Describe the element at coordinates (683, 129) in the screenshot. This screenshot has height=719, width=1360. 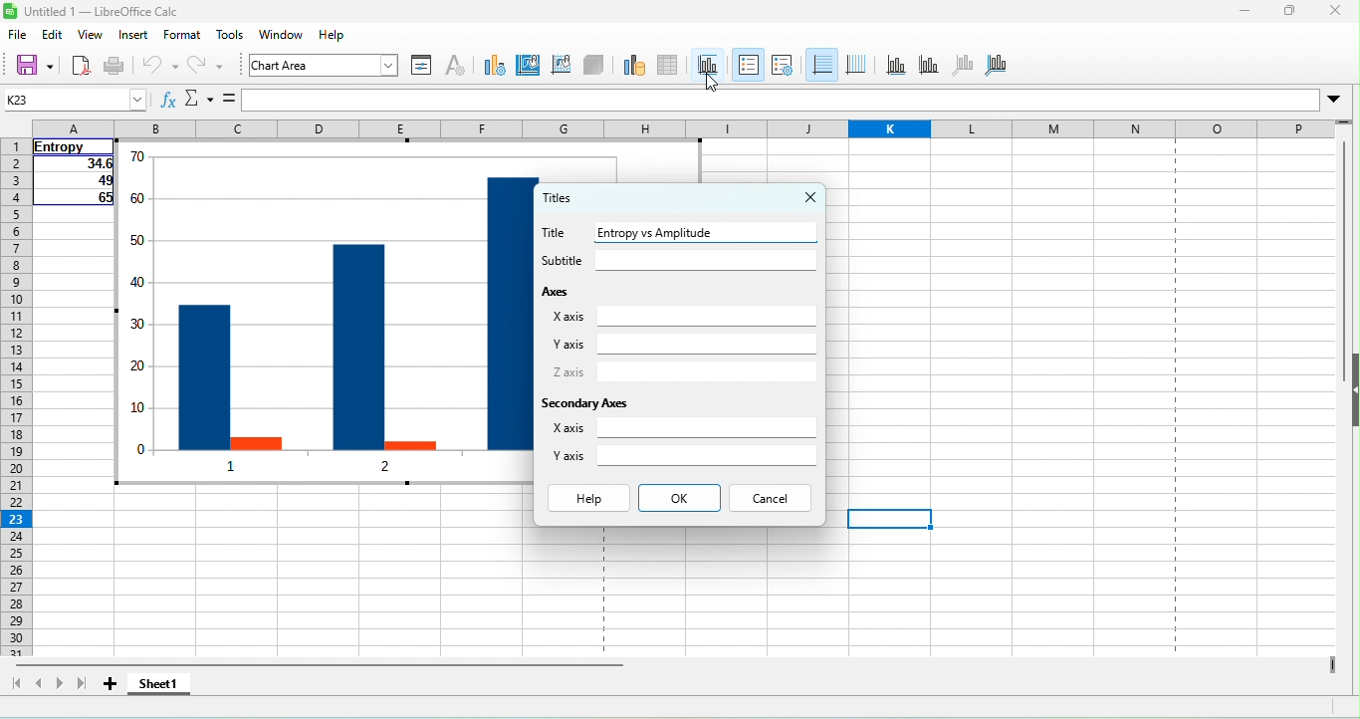
I see `column headings` at that location.